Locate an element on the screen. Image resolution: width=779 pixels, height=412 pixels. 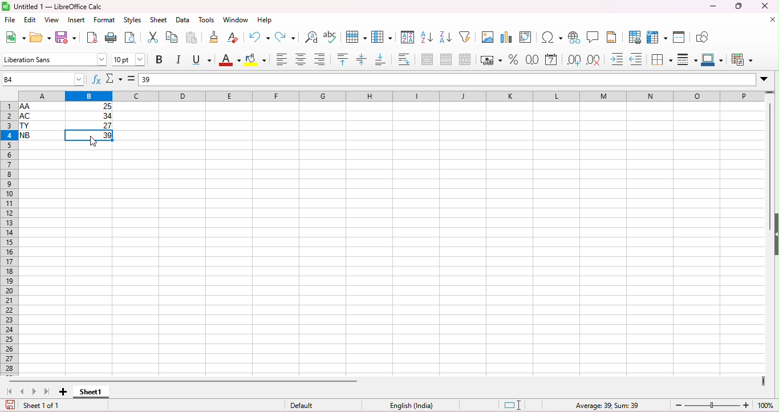
header and footer is located at coordinates (612, 37).